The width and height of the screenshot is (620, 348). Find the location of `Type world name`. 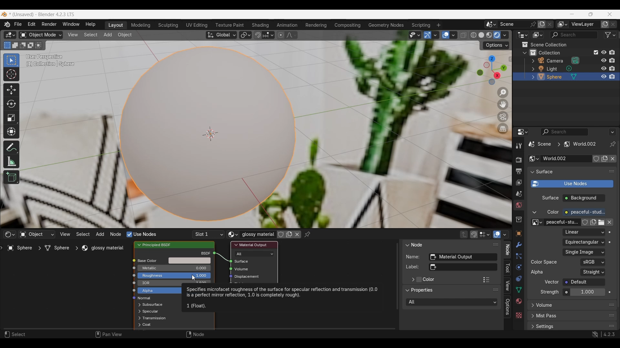

Type world name is located at coordinates (565, 159).